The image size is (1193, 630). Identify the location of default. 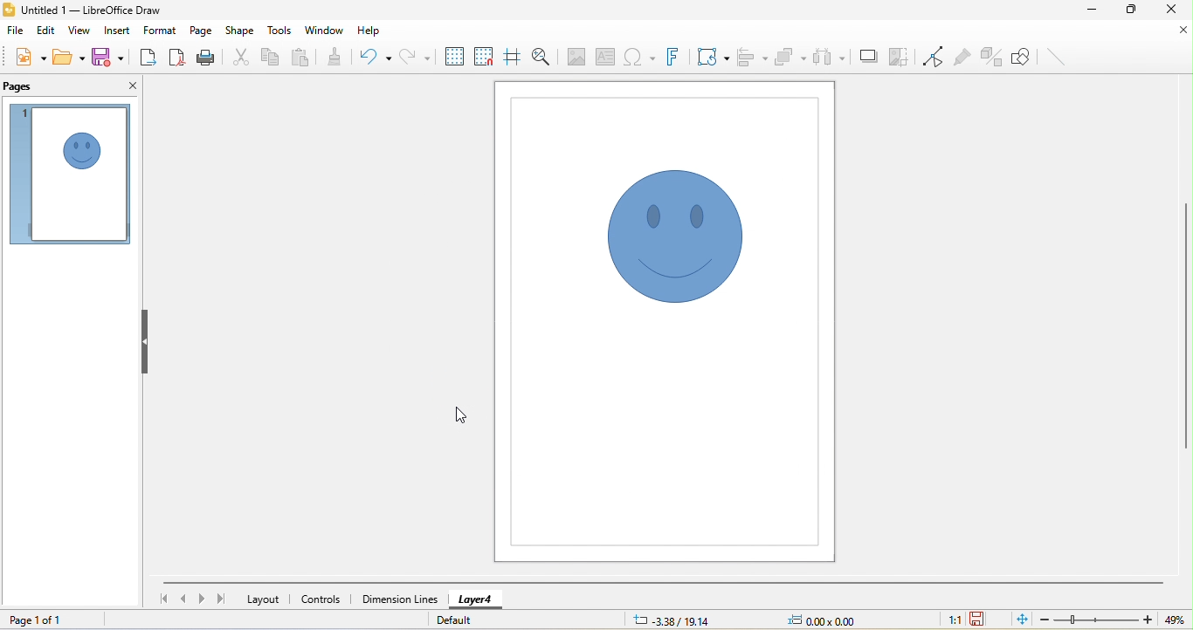
(459, 620).